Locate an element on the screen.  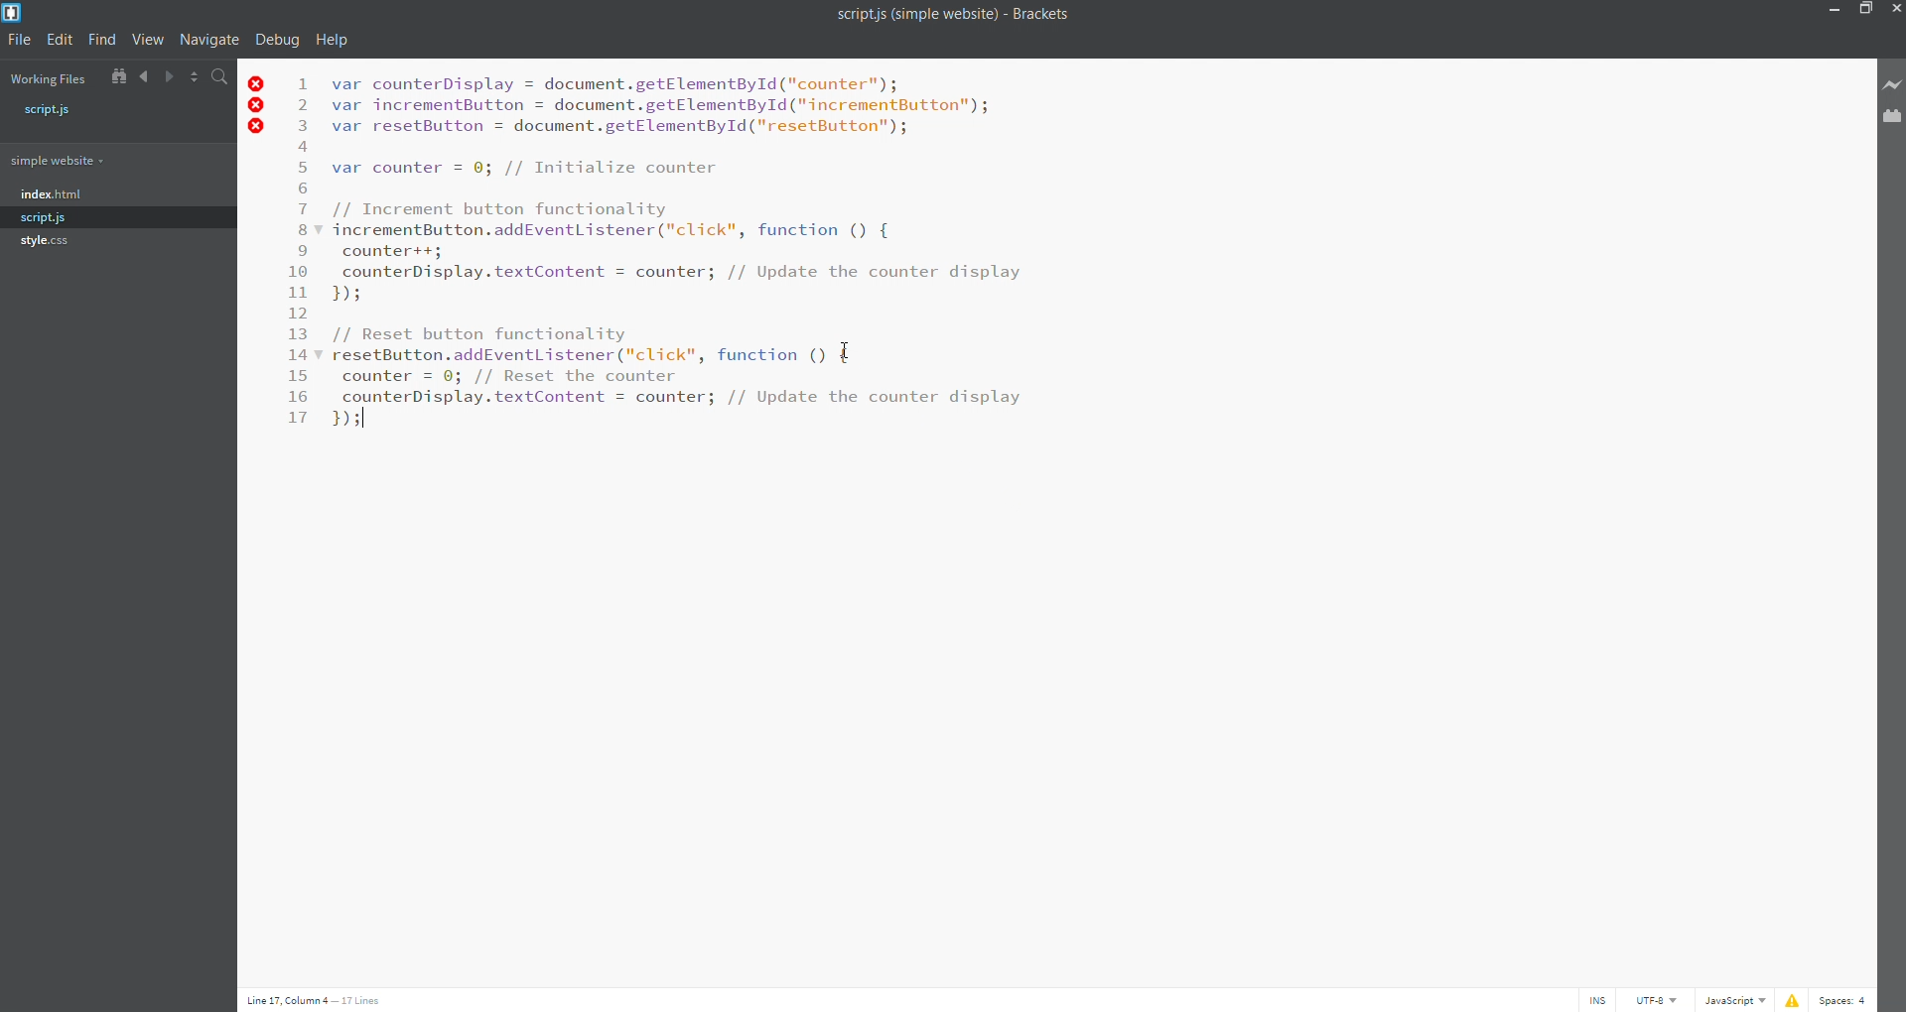
find is located at coordinates (101, 40).